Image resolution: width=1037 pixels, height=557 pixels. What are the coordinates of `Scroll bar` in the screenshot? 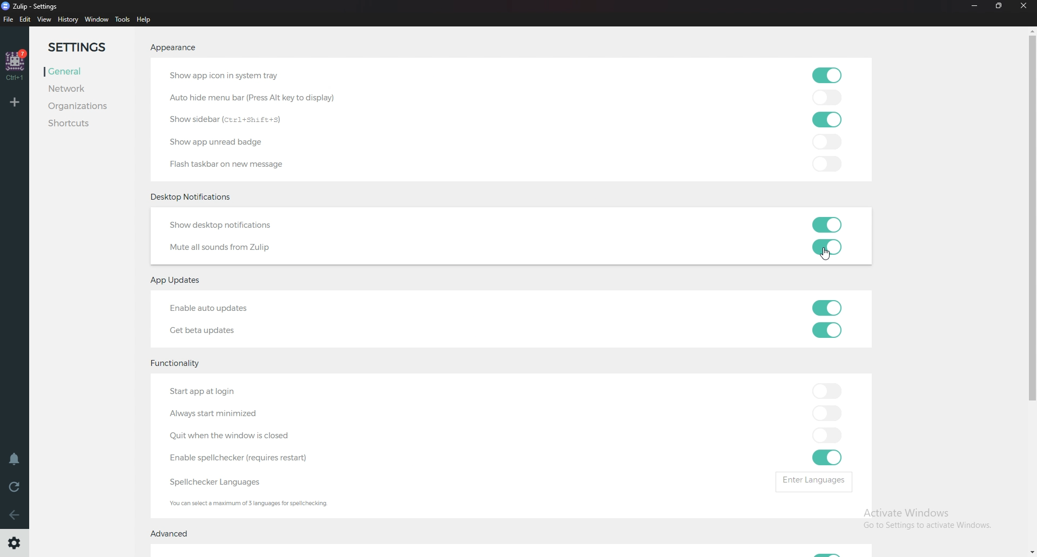 It's located at (1032, 291).